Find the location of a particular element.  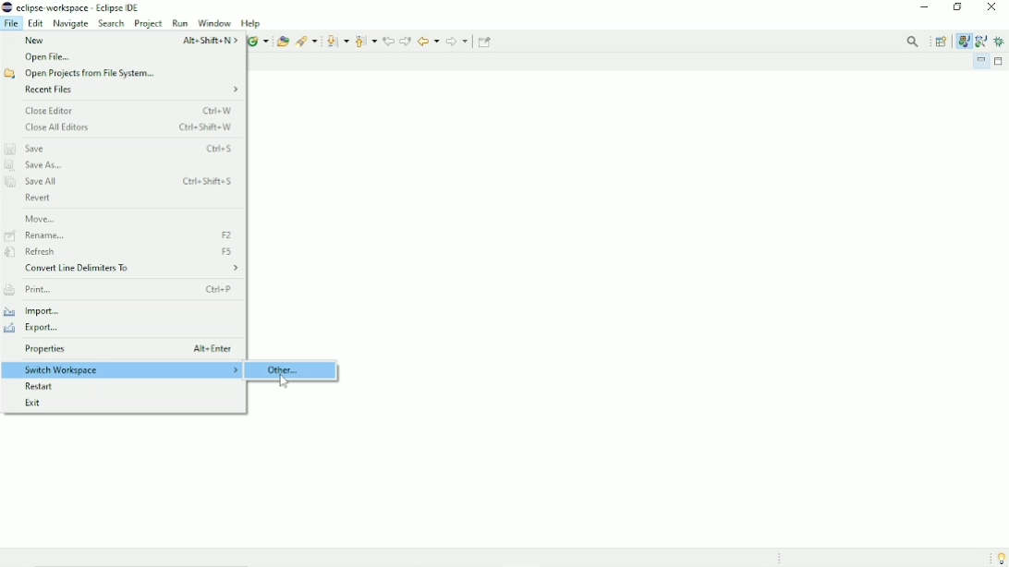

Java browsing is located at coordinates (981, 41).